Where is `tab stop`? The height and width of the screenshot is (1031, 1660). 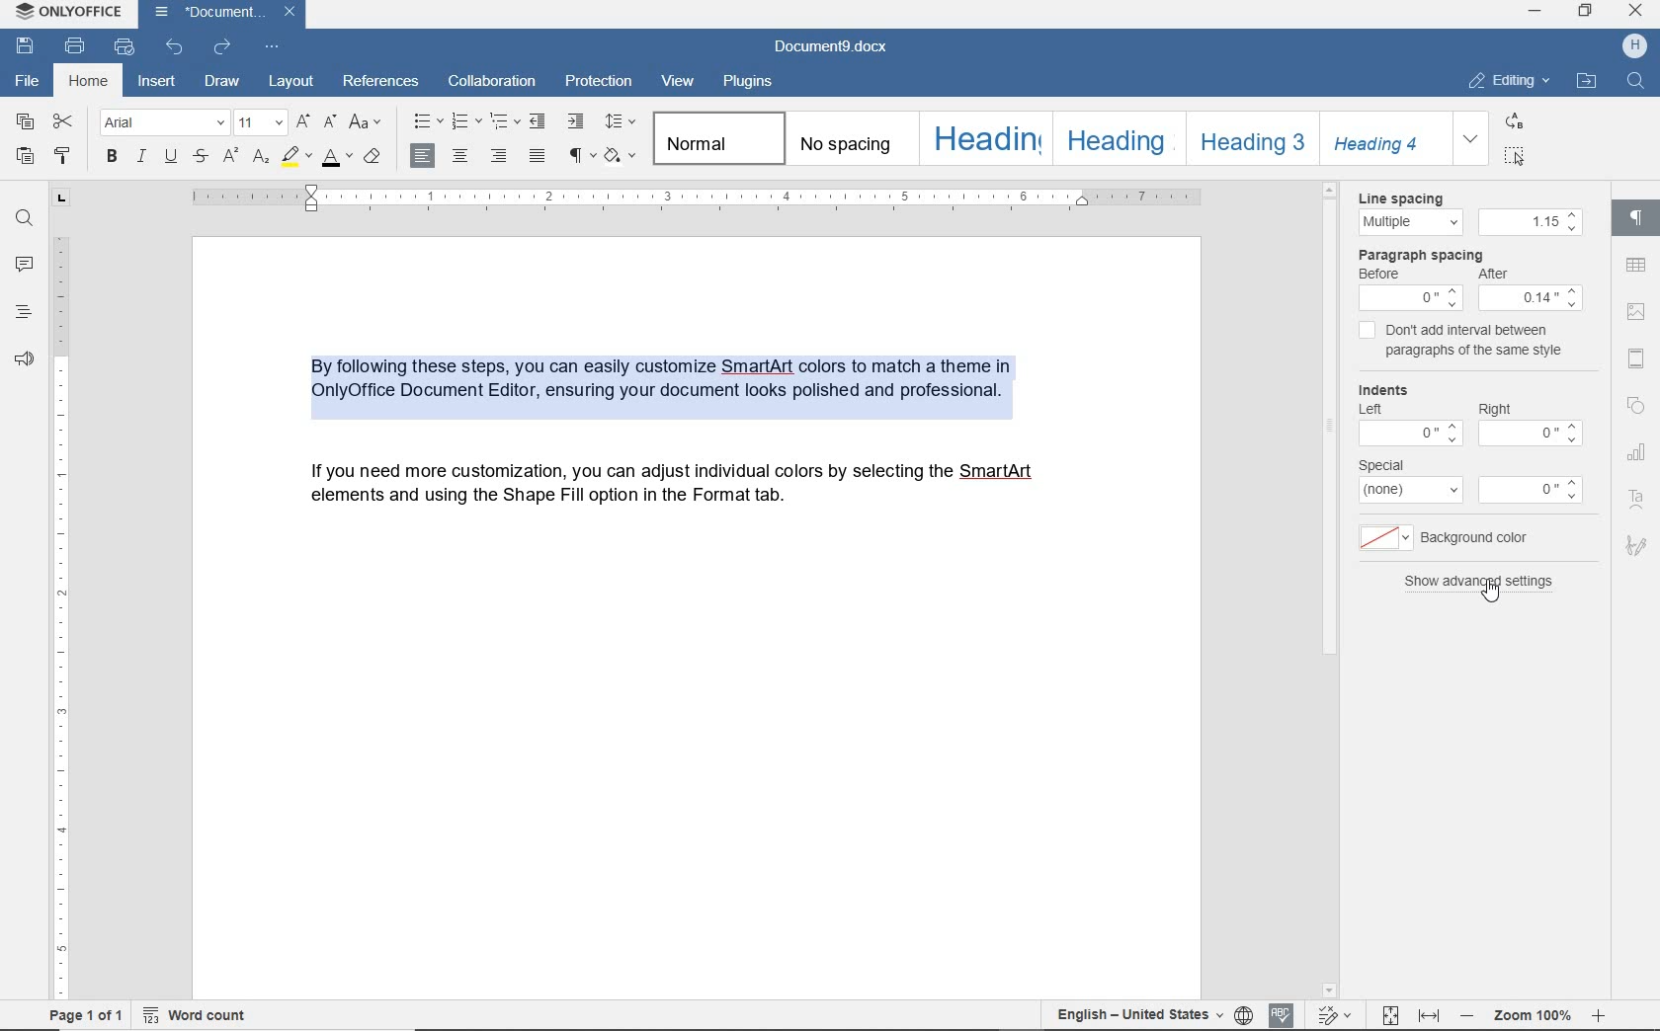
tab stop is located at coordinates (61, 196).